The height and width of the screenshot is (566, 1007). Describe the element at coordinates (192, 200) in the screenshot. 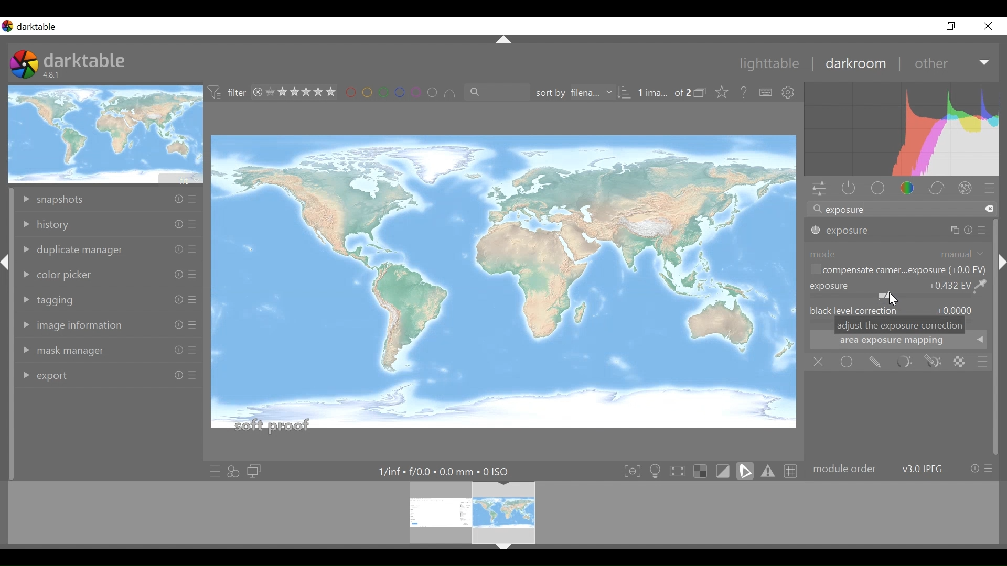

I see `` at that location.